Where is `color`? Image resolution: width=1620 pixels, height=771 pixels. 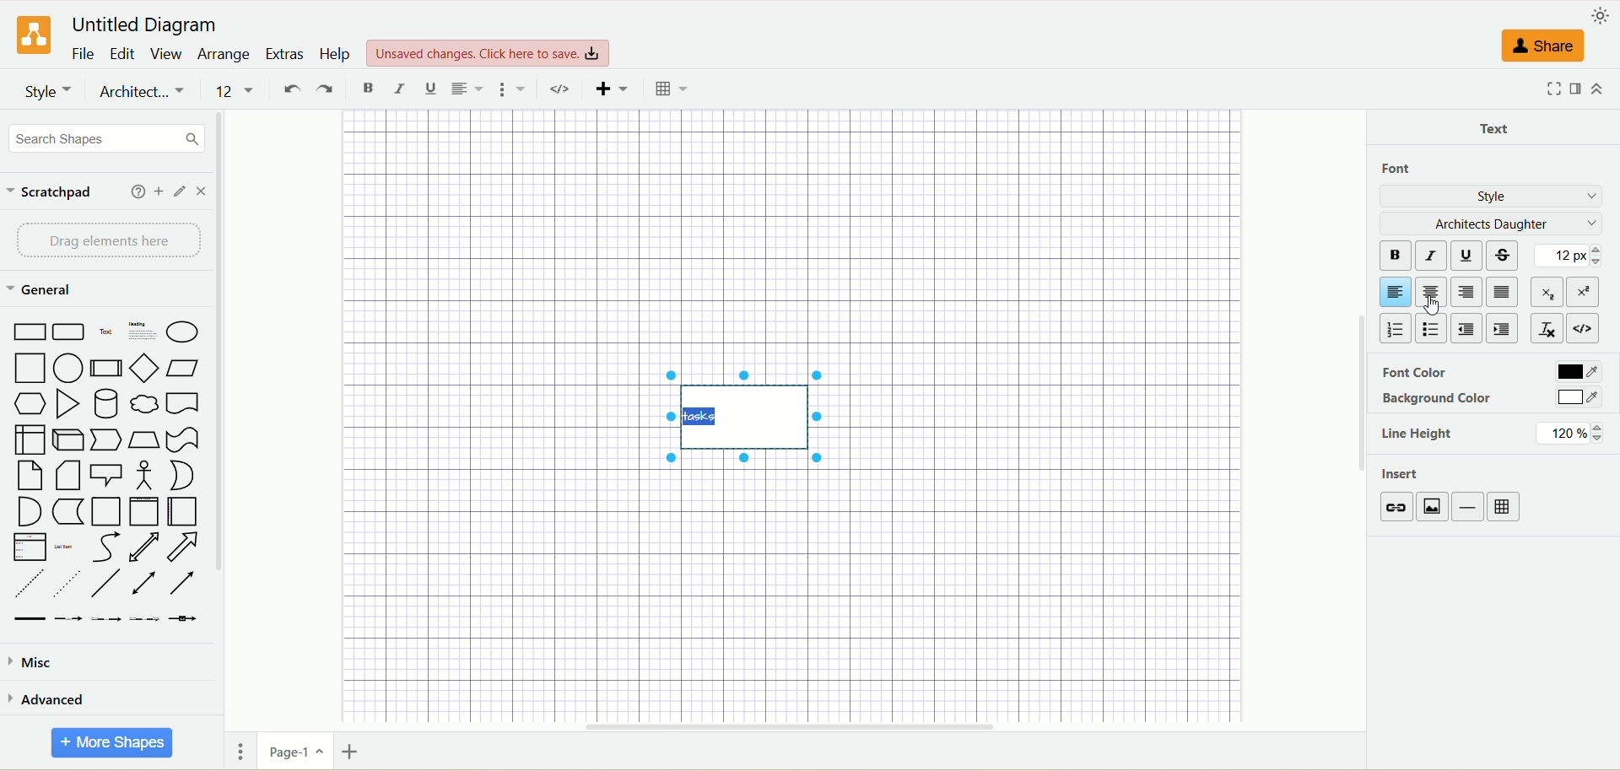
color is located at coordinates (1575, 370).